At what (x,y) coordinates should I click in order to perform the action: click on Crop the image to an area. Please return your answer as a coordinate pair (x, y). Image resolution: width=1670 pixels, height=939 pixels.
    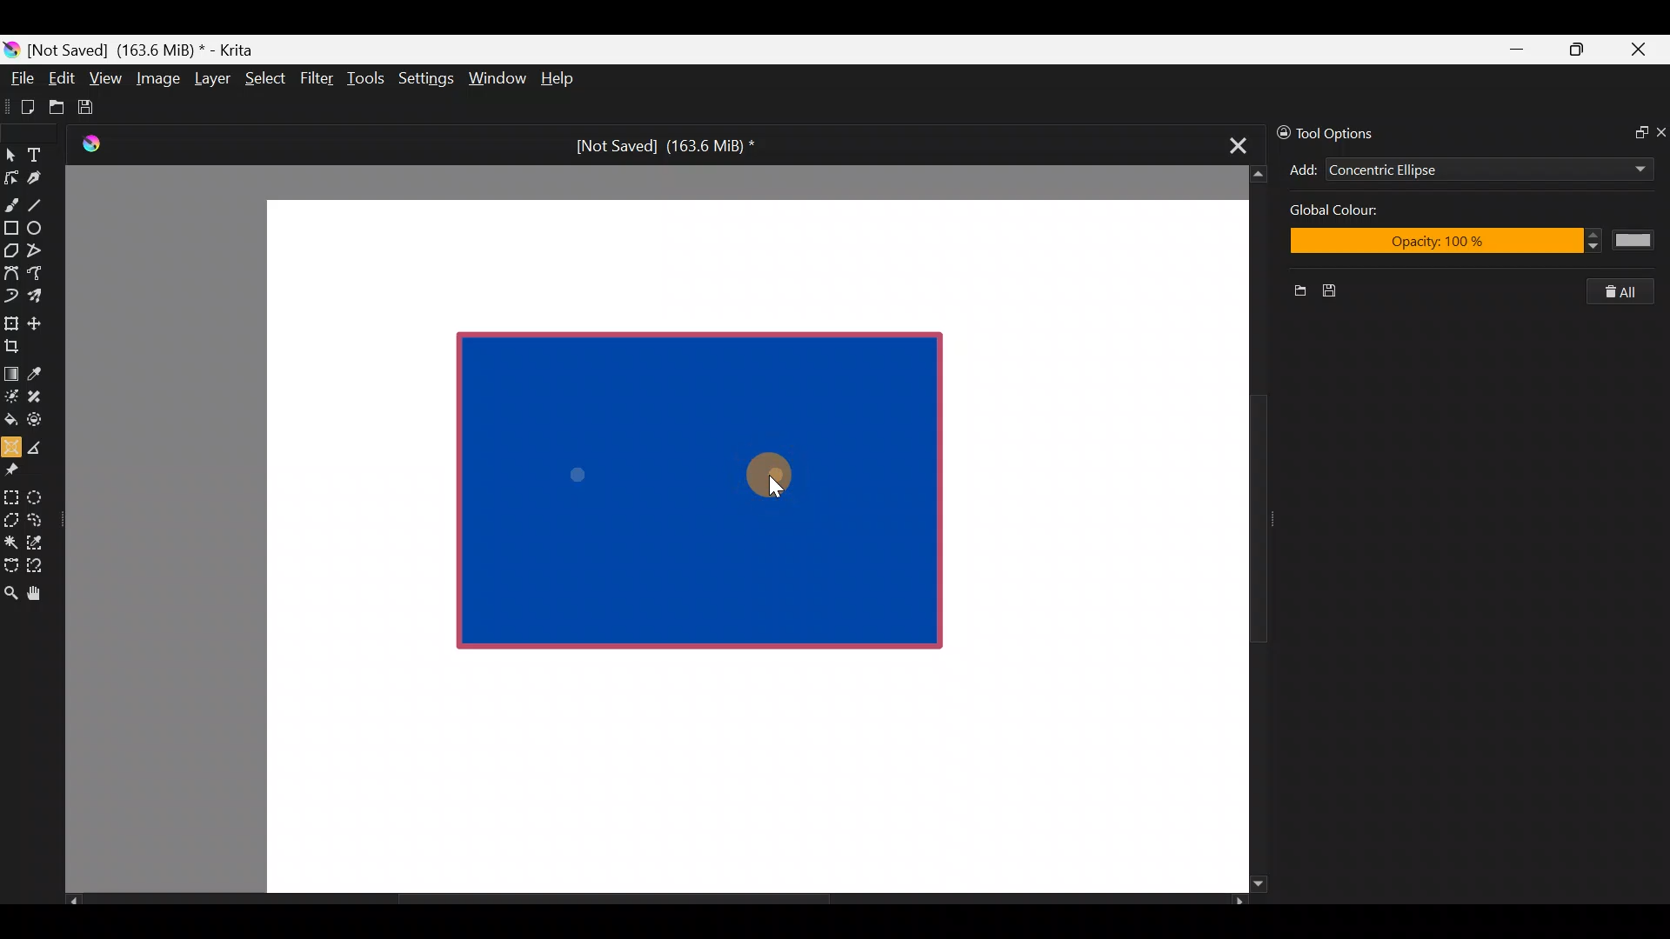
    Looking at the image, I should click on (17, 345).